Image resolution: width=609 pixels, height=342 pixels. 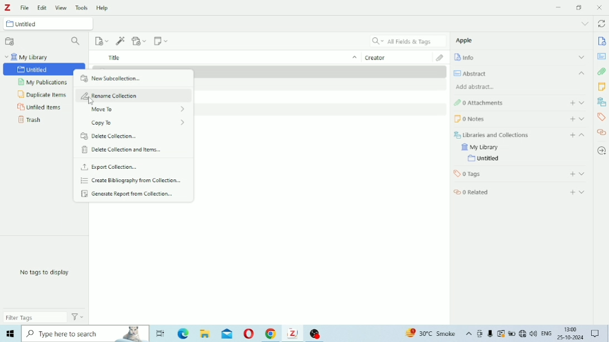 I want to click on Create Bbacgraphy from Colecton, so click(x=132, y=181).